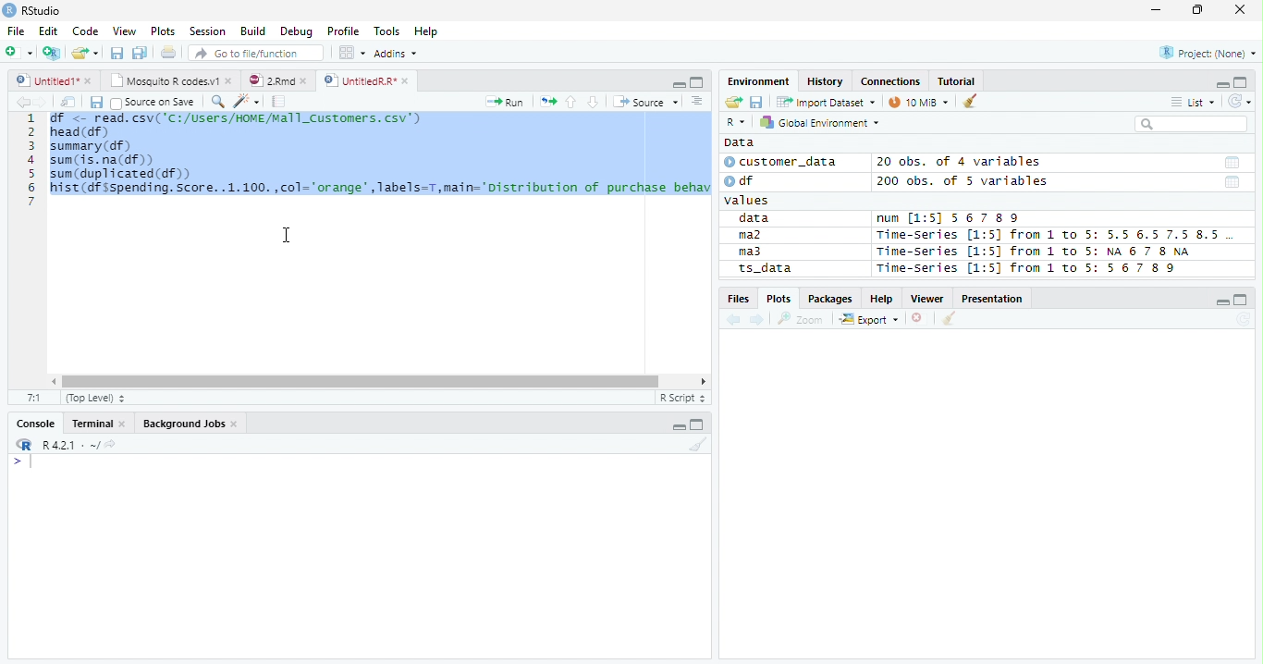 The height and width of the screenshot is (664, 1263). Describe the element at coordinates (779, 298) in the screenshot. I see `Plots` at that location.